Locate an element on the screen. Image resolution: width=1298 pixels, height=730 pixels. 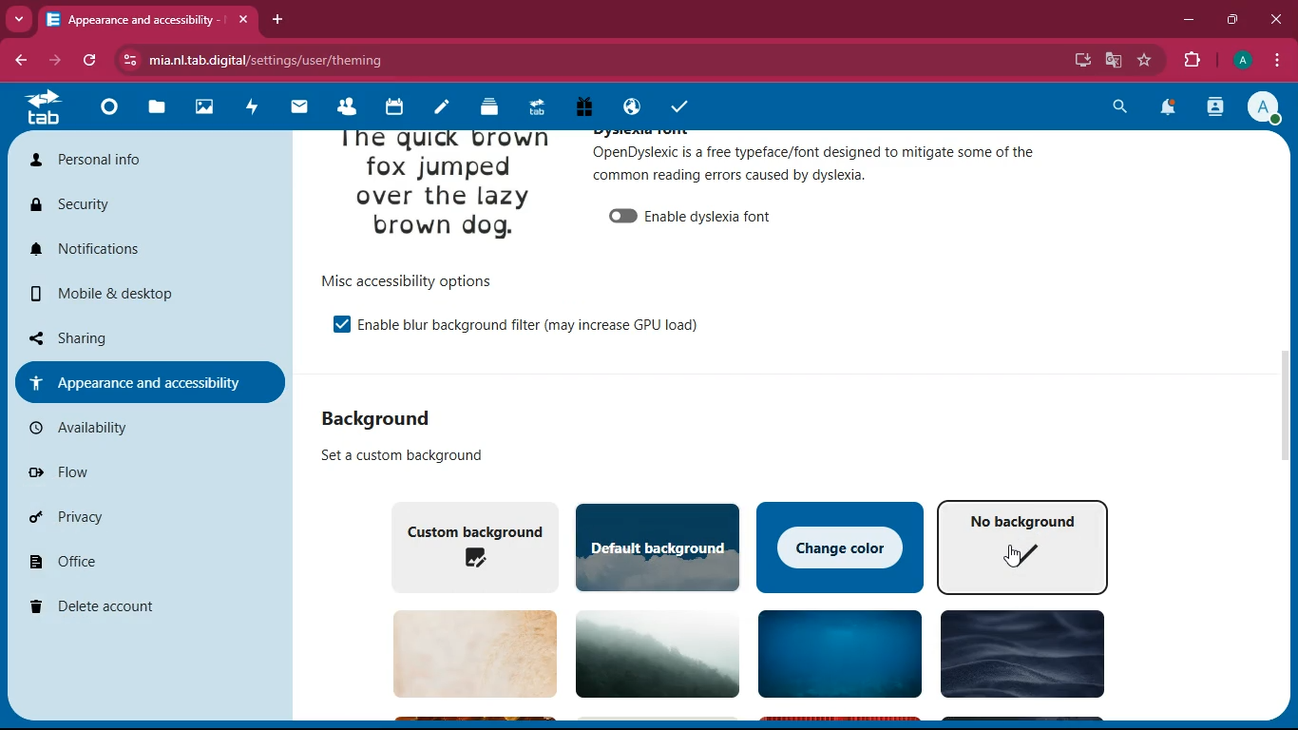
public is located at coordinates (628, 108).